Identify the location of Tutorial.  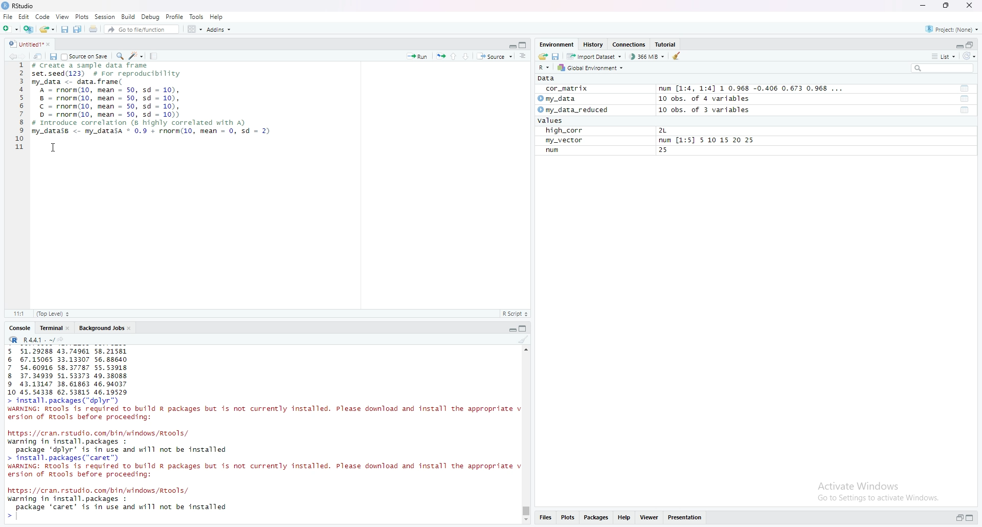
(667, 45).